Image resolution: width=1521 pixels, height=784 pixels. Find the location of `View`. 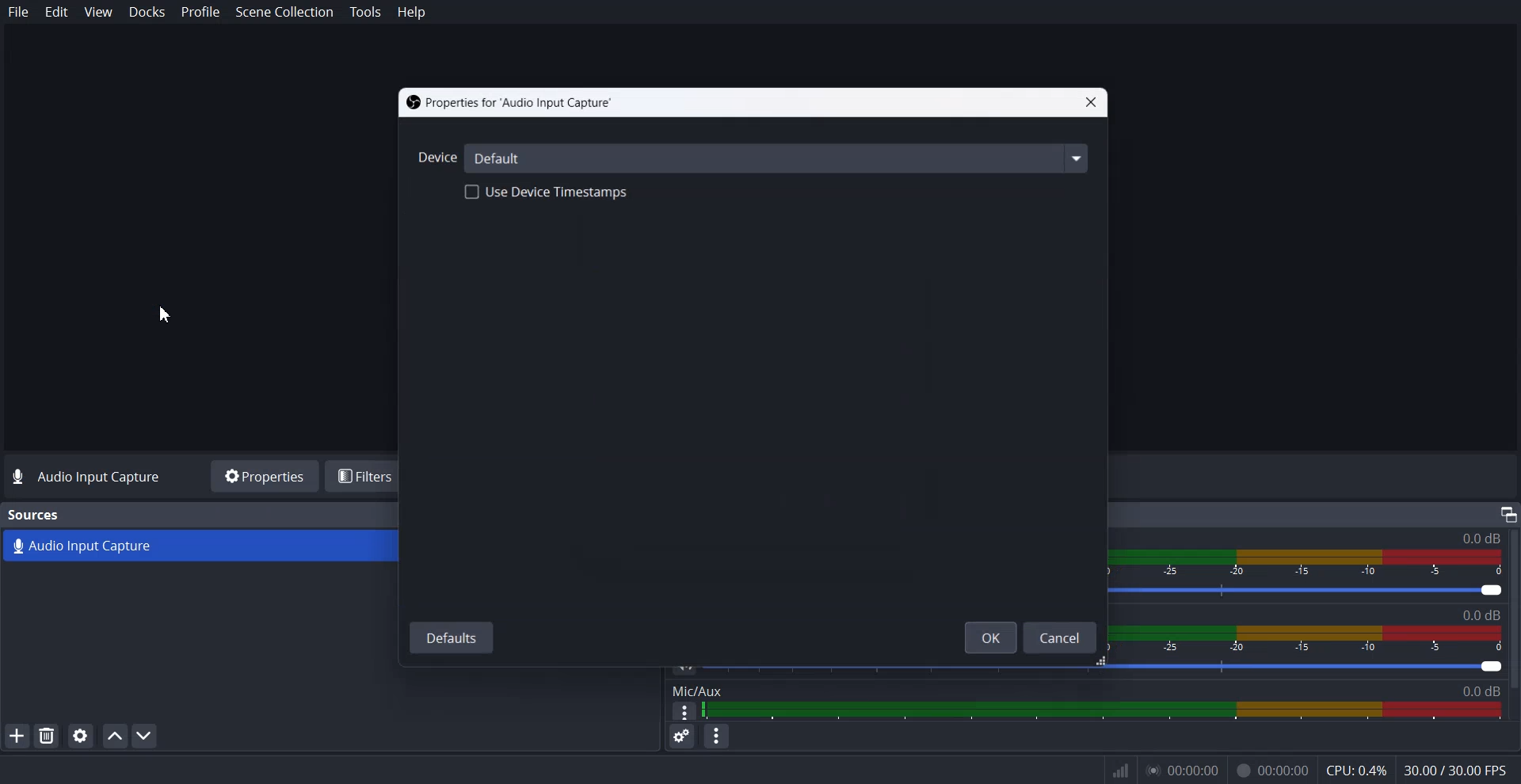

View is located at coordinates (97, 11).